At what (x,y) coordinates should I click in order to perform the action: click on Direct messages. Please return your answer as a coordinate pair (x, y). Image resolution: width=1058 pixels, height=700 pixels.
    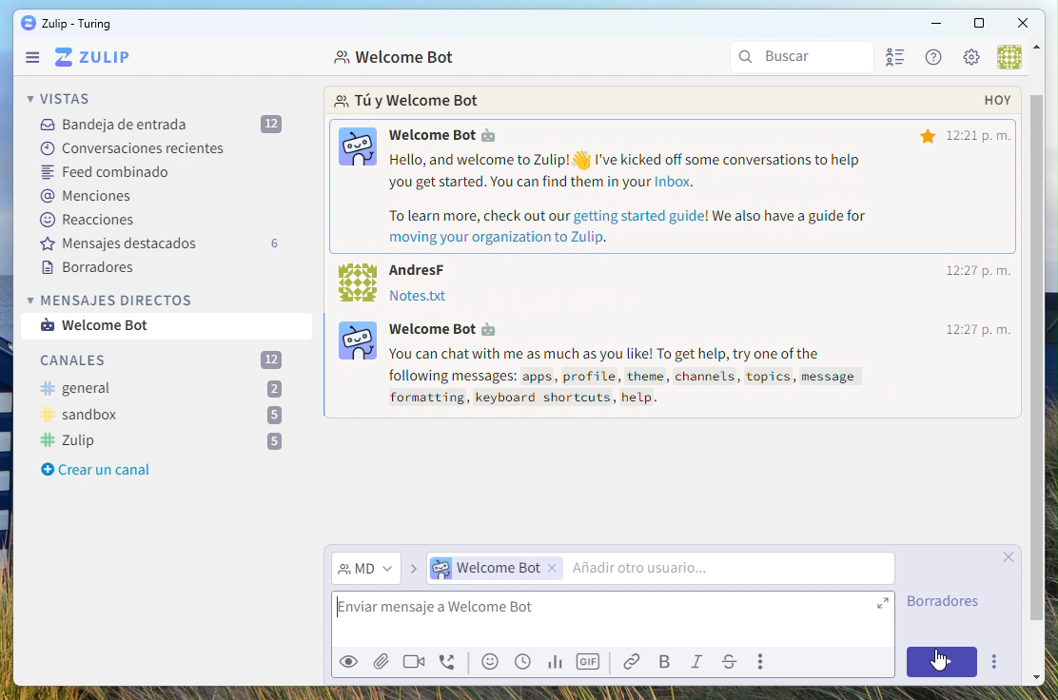
    Looking at the image, I should click on (113, 300).